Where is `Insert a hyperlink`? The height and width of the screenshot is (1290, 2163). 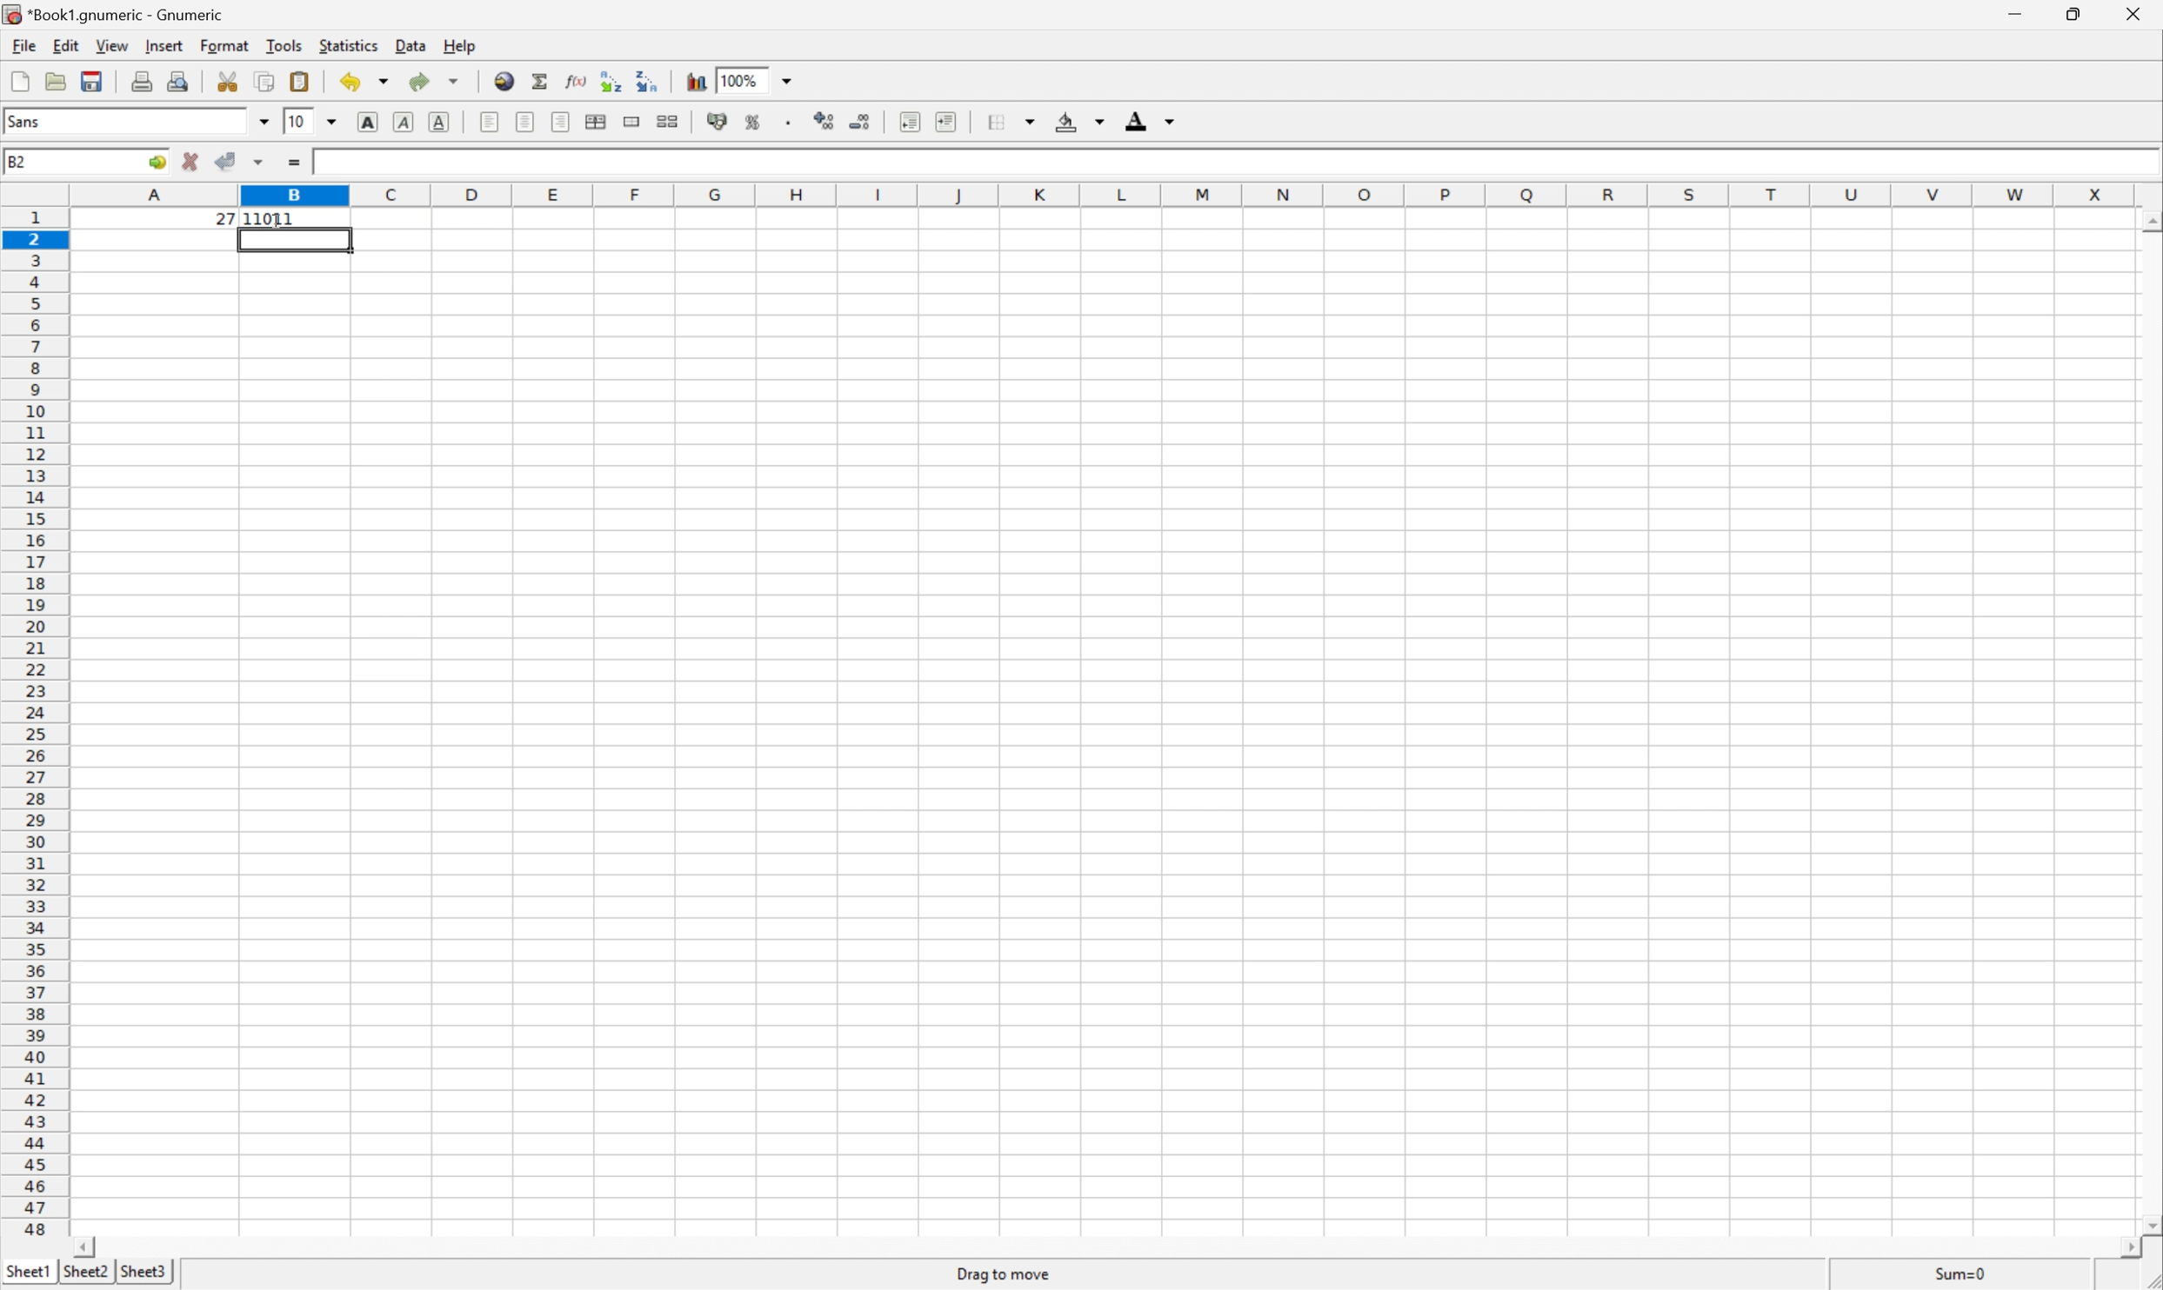
Insert a hyperlink is located at coordinates (504, 83).